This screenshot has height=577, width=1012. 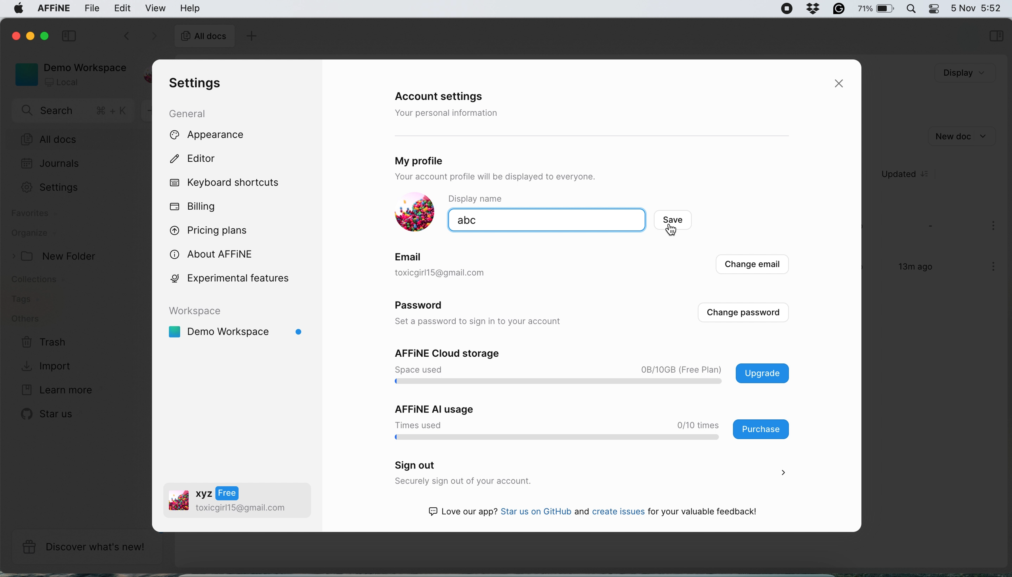 I want to click on Settings, so click(x=59, y=187).